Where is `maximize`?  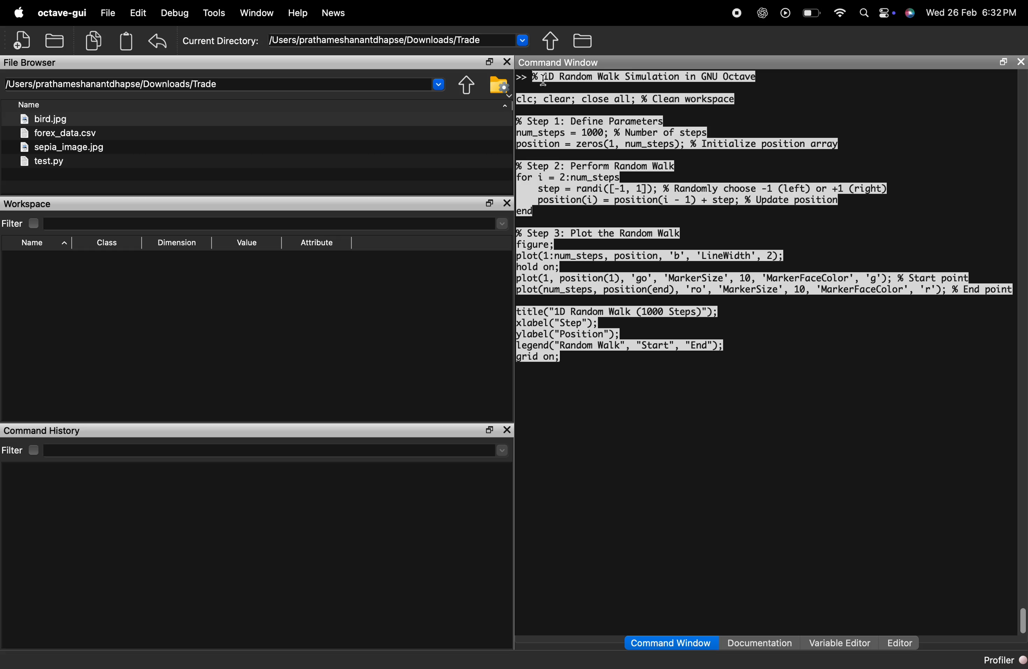
maximize is located at coordinates (1002, 62).